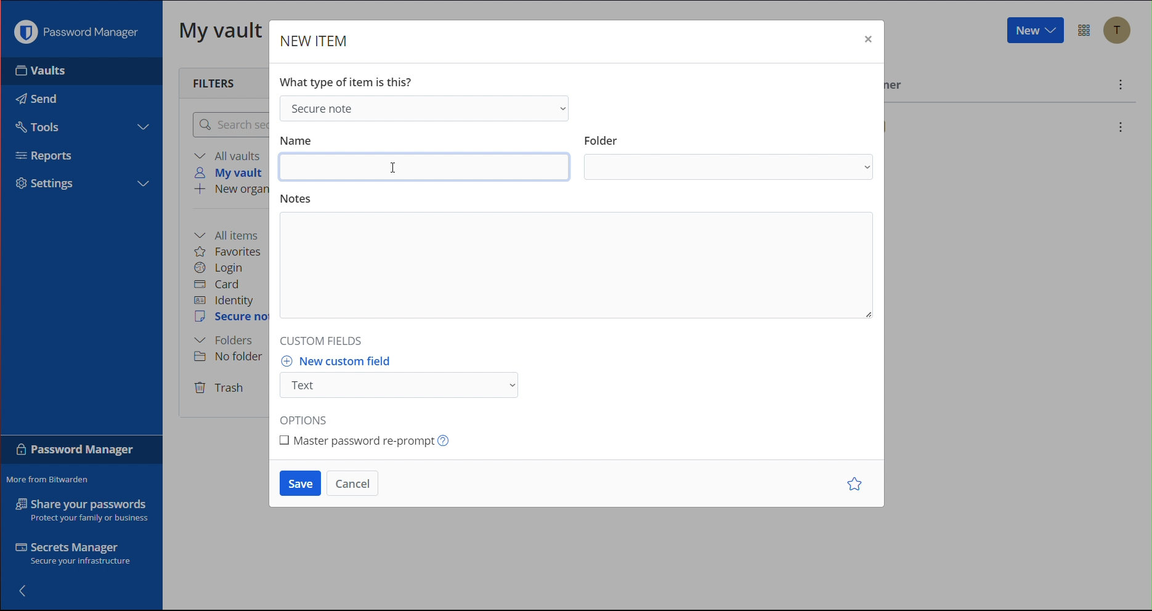  Describe the element at coordinates (424, 170) in the screenshot. I see `` at that location.